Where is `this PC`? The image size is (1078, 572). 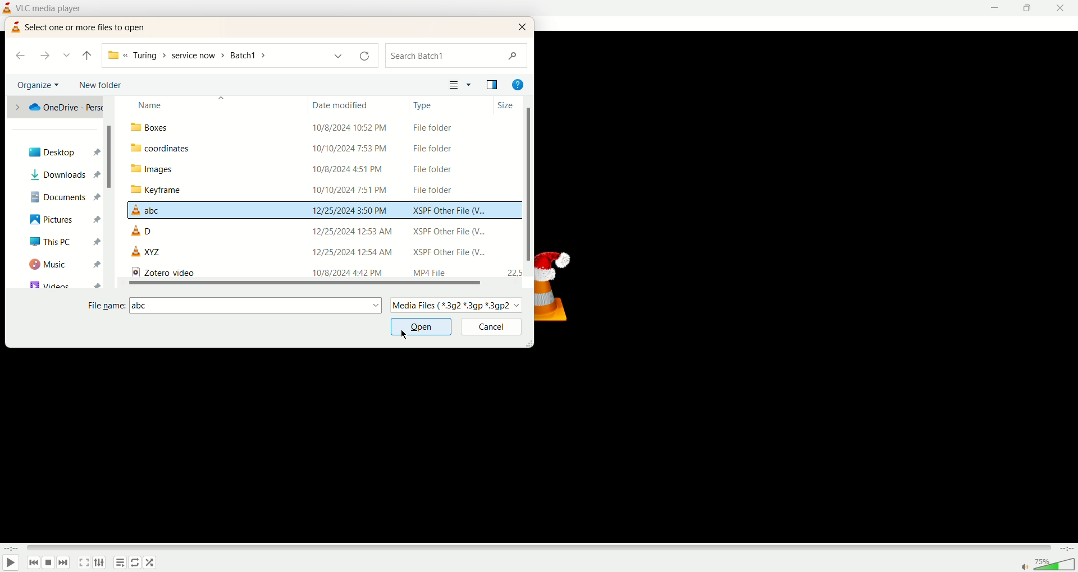
this PC is located at coordinates (62, 242).